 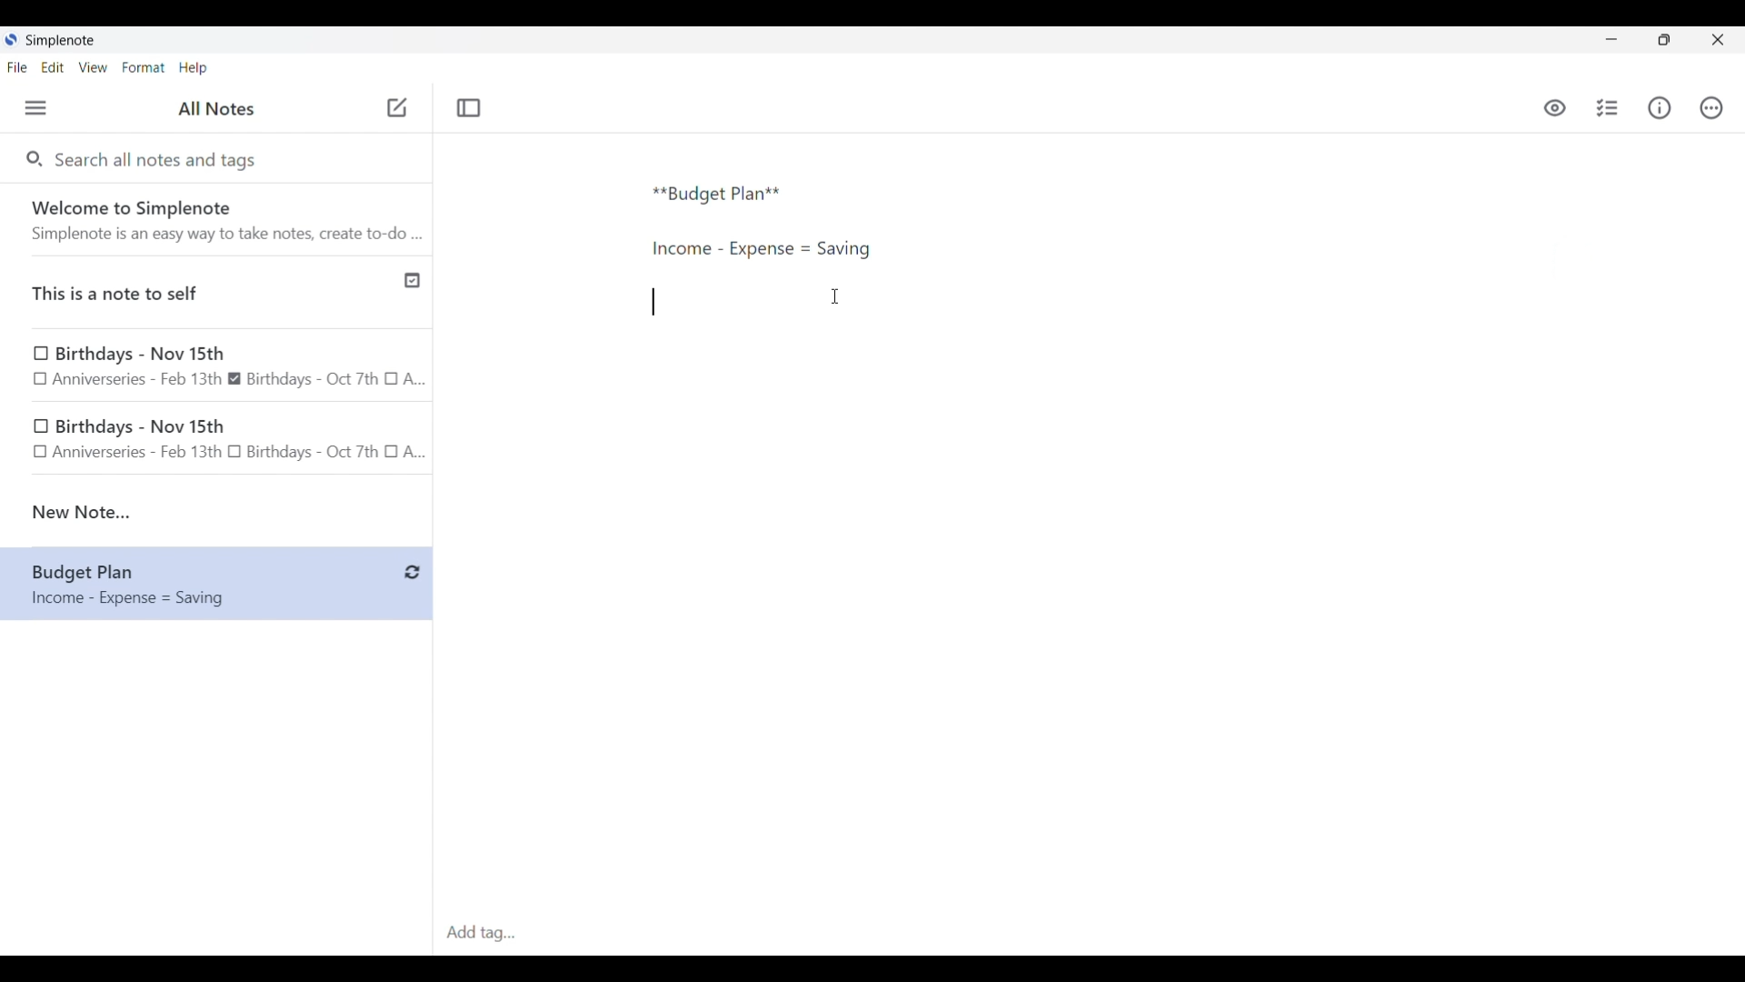 What do you see at coordinates (94, 66) in the screenshot?
I see `View menu` at bounding box center [94, 66].